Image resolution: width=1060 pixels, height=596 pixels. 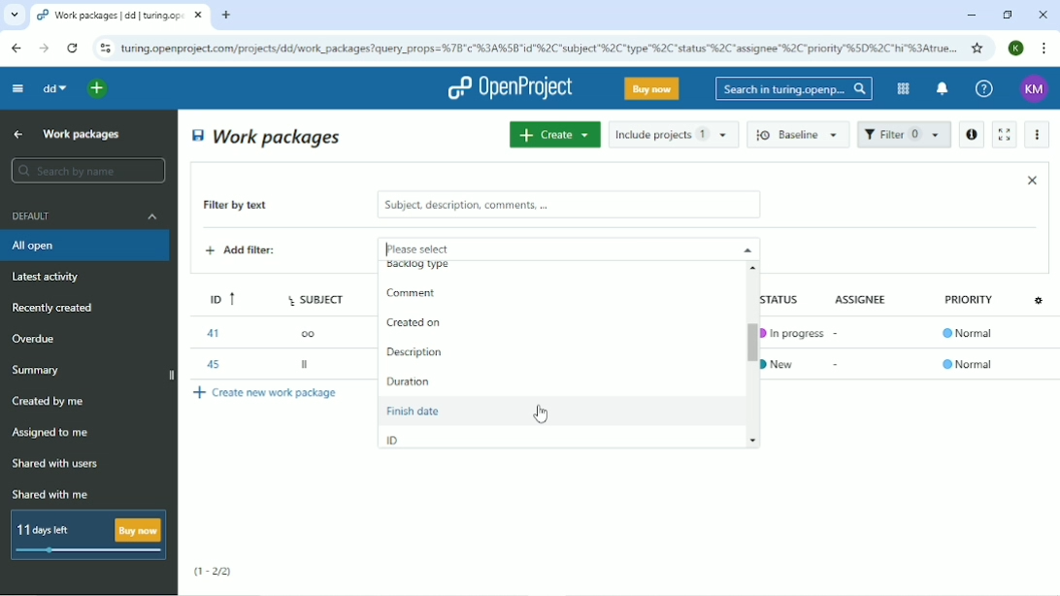 I want to click on -, so click(x=839, y=330).